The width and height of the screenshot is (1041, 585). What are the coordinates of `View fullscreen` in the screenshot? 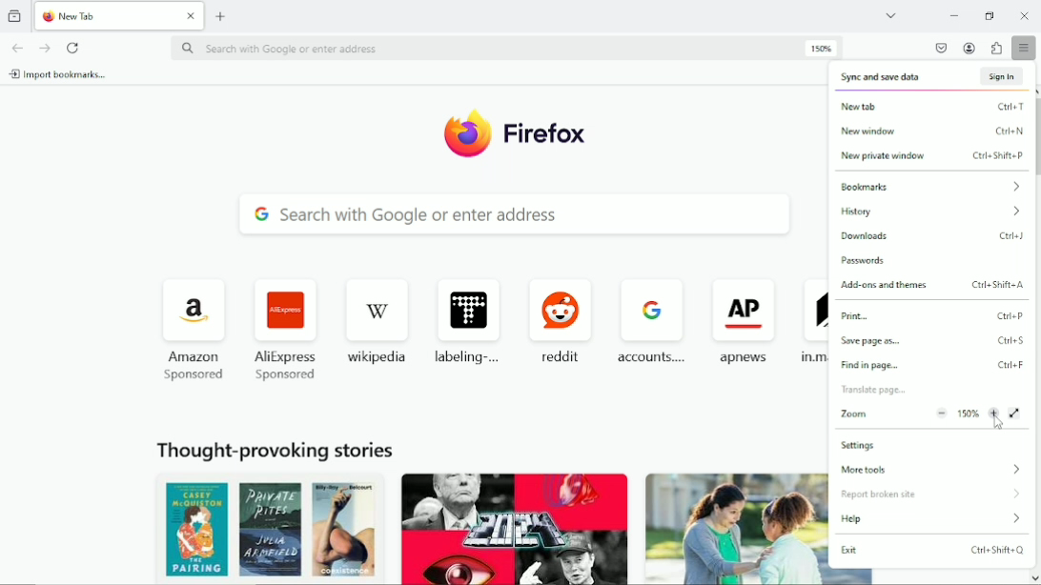 It's located at (1016, 413).